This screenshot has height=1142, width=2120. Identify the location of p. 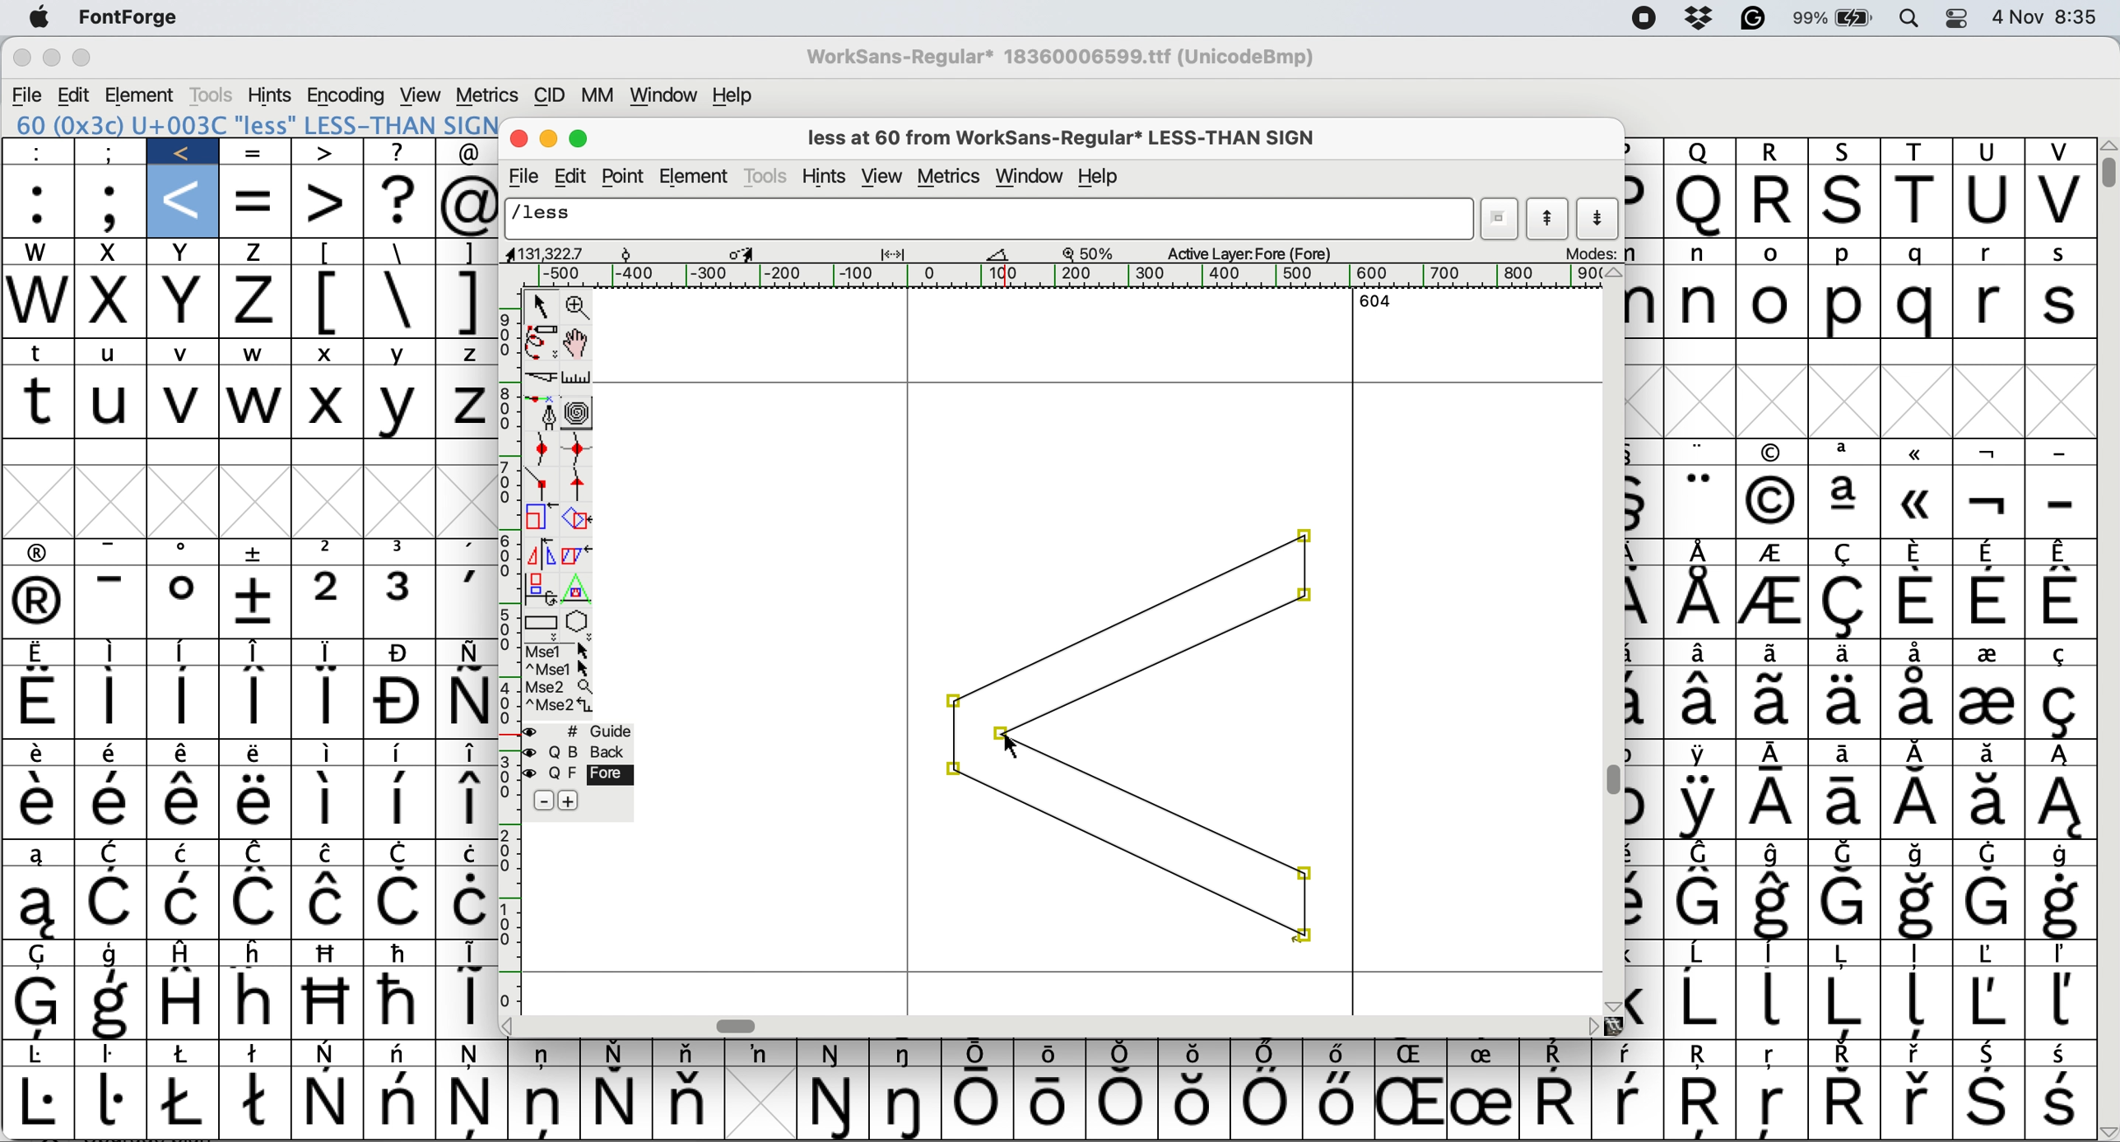
(1641, 150).